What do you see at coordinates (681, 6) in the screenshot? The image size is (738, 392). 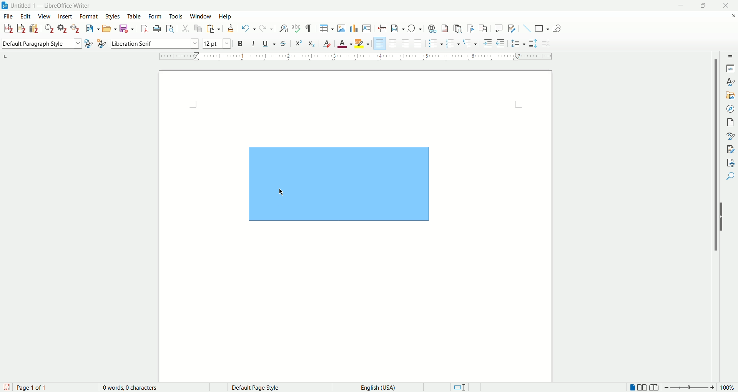 I see `minimize` at bounding box center [681, 6].